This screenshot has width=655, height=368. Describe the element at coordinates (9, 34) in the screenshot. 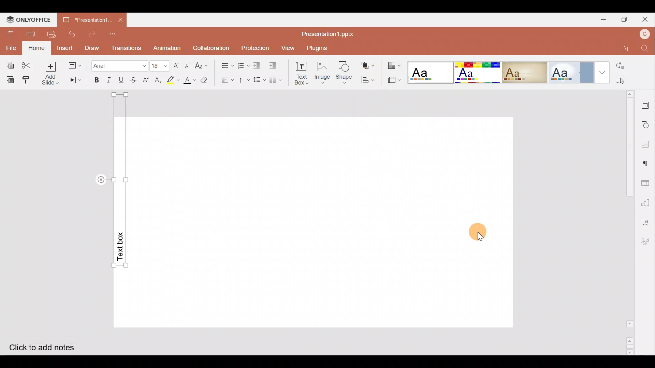

I see `Save` at that location.